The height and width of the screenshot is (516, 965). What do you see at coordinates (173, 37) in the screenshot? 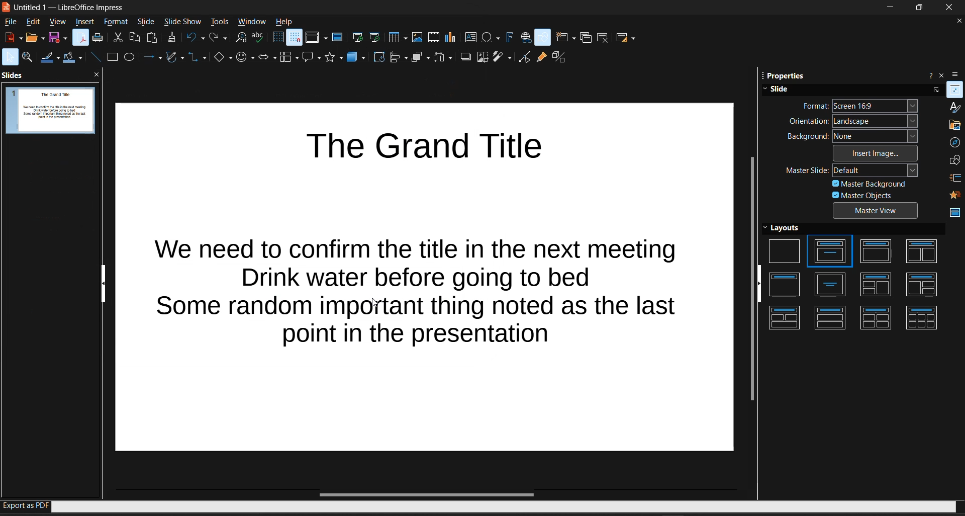
I see `clone formatting` at bounding box center [173, 37].